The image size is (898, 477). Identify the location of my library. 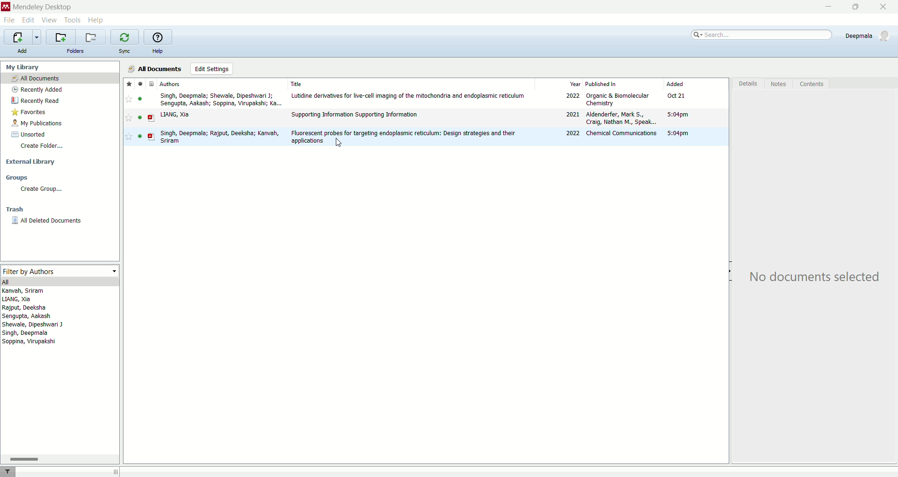
(24, 67).